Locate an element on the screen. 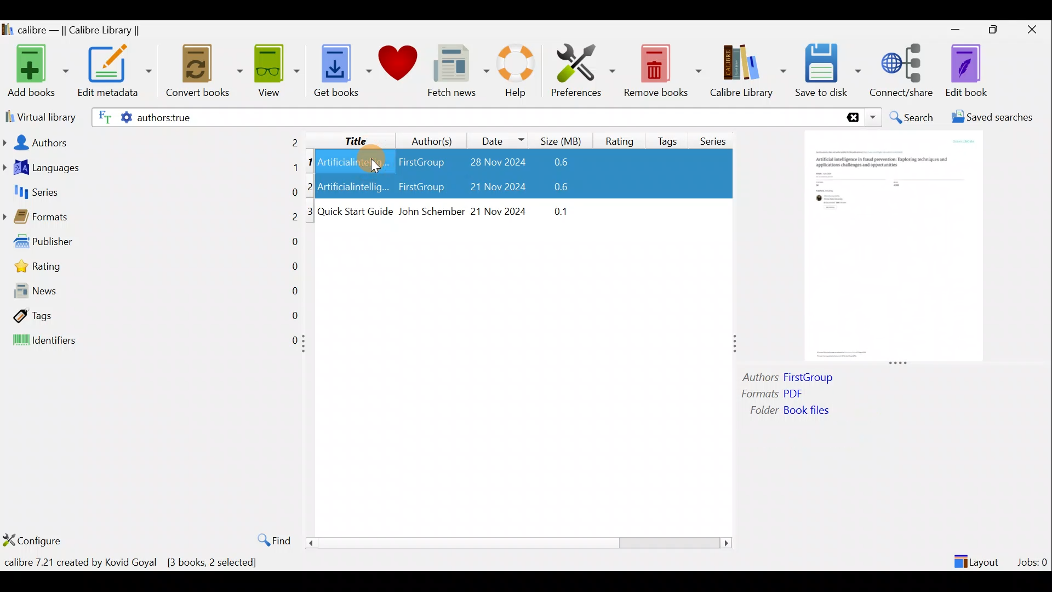  28 Nov 2024 is located at coordinates (492, 163).